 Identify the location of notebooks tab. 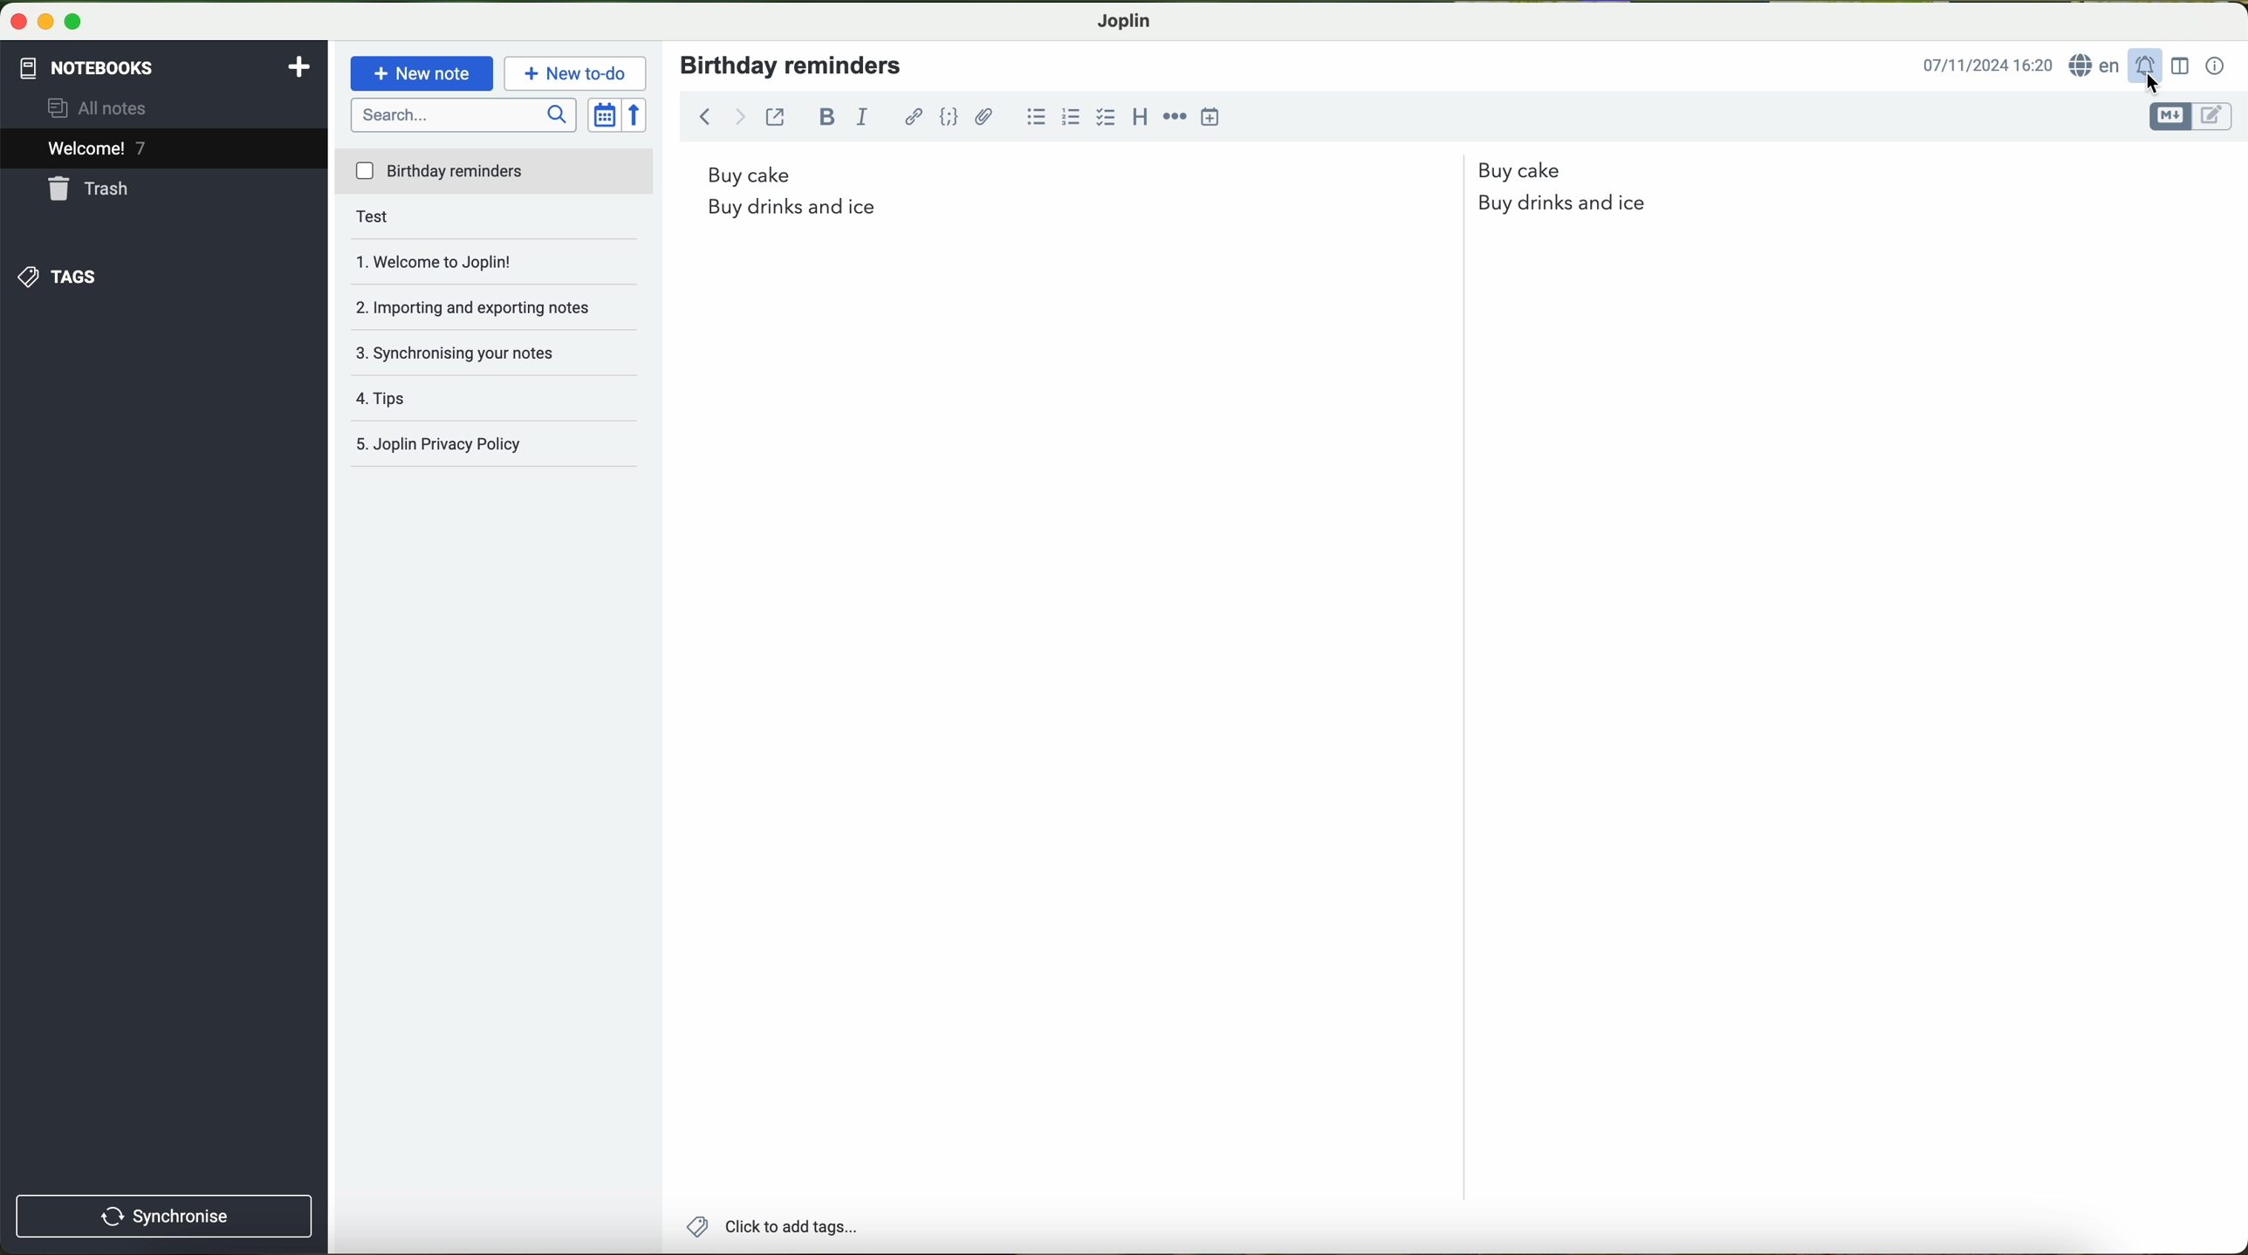
(164, 68).